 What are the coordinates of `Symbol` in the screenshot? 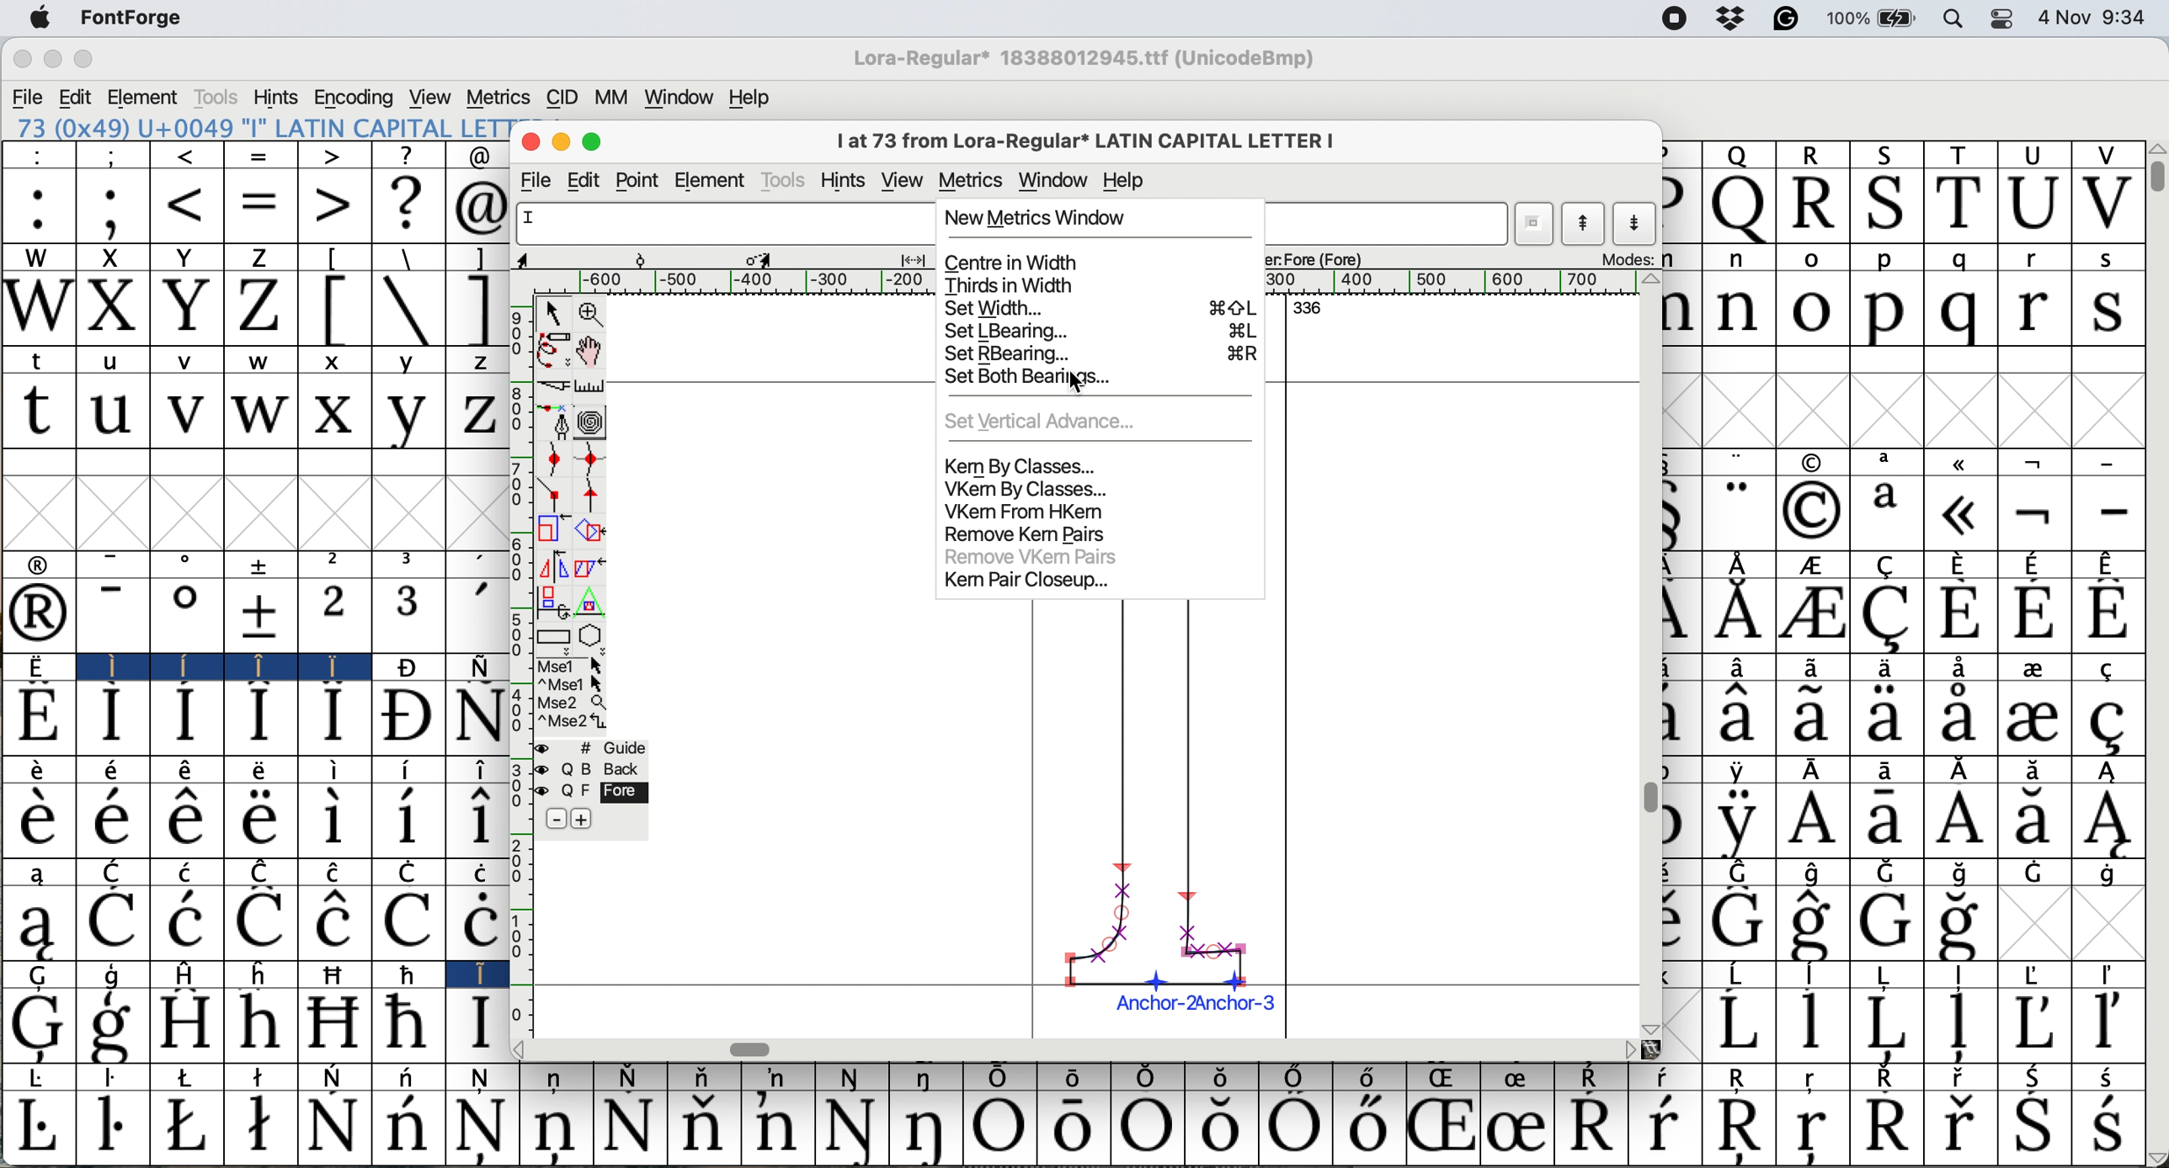 It's located at (113, 1127).